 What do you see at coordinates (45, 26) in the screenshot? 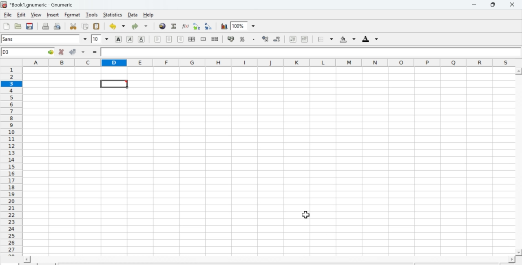
I see `Print` at bounding box center [45, 26].